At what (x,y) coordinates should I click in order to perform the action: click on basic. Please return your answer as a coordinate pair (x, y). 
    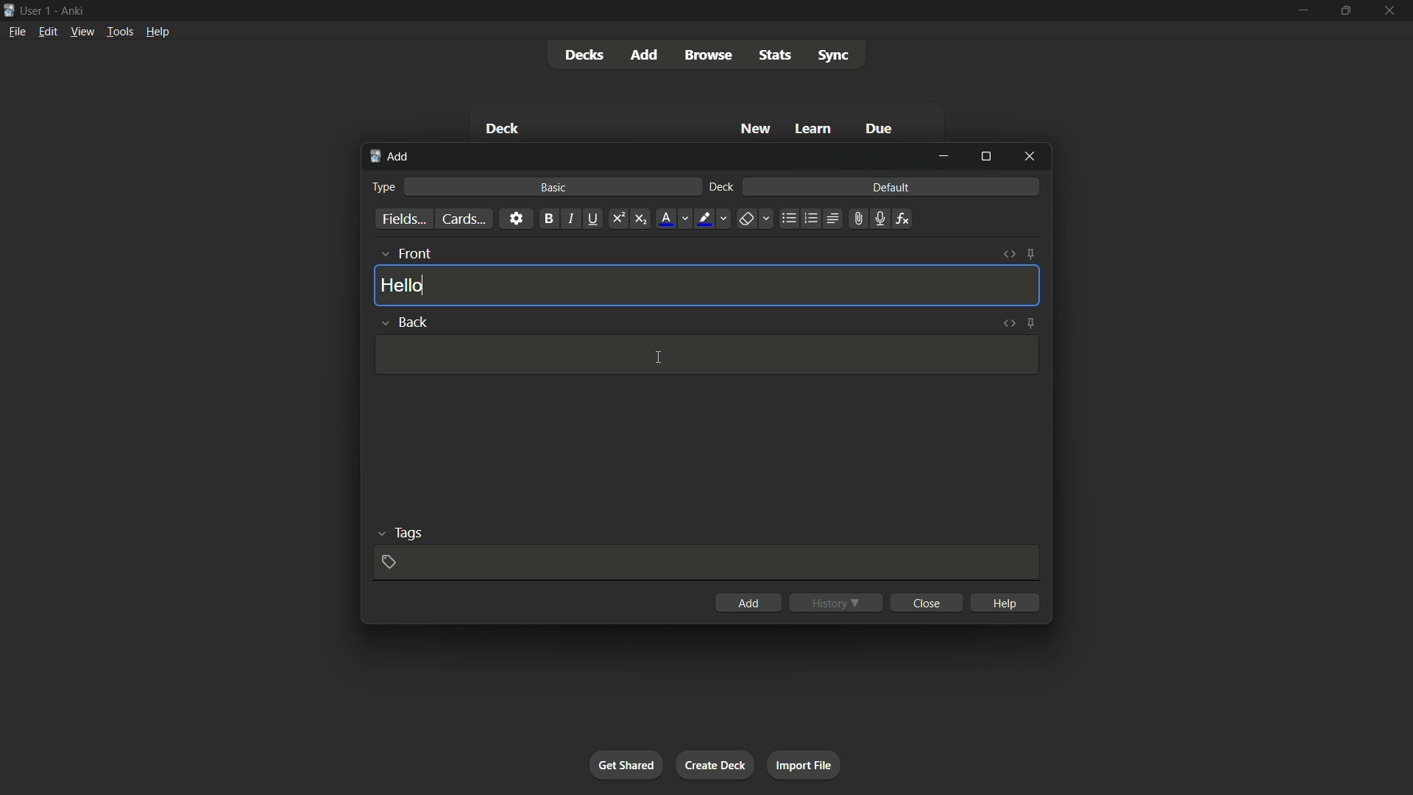
    Looking at the image, I should click on (551, 188).